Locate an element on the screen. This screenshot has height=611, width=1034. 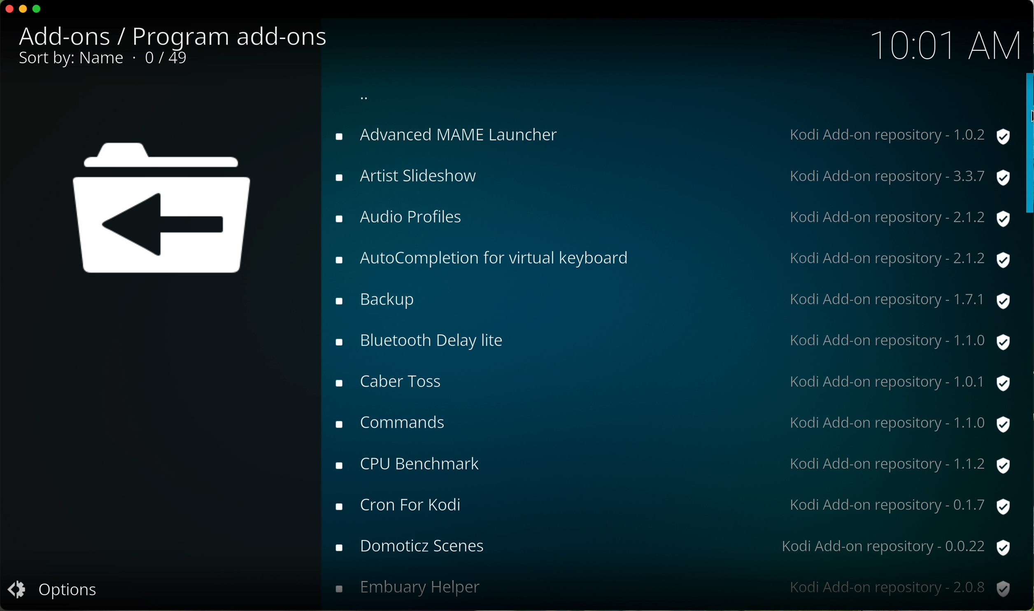
backup is located at coordinates (666, 299).